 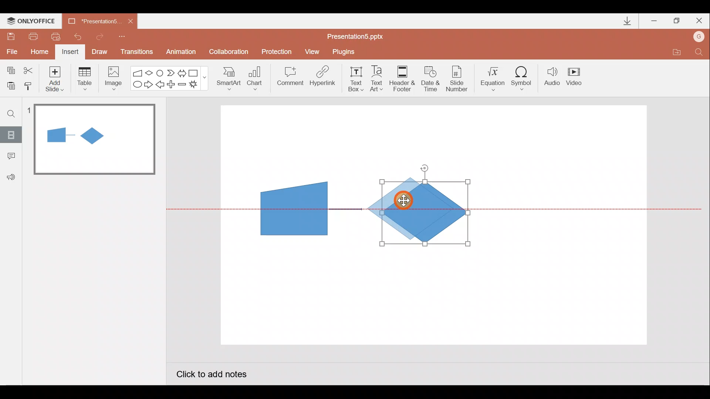 What do you see at coordinates (183, 86) in the screenshot?
I see `Minus` at bounding box center [183, 86].